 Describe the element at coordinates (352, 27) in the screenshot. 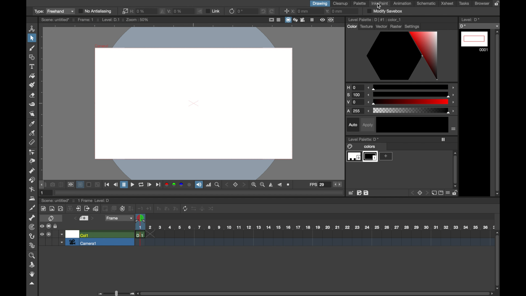

I see `color` at that location.